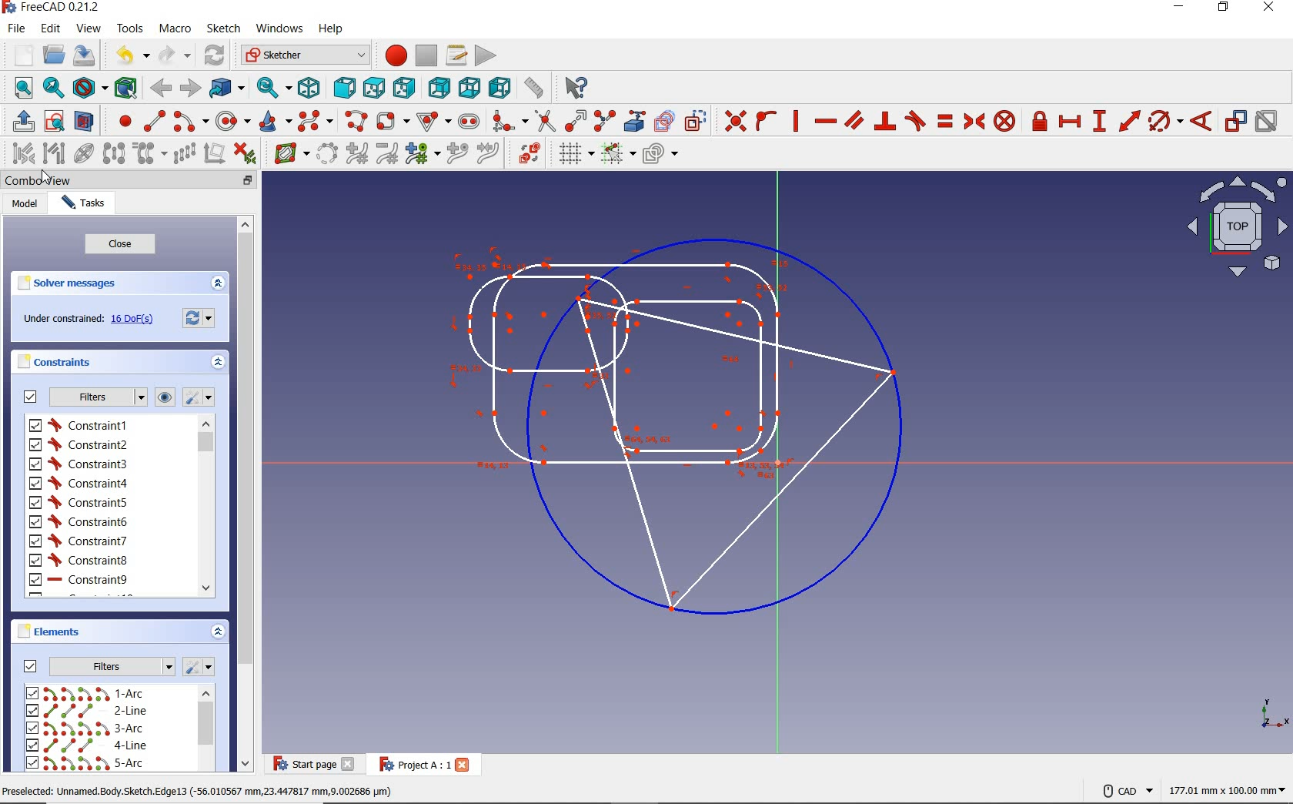  Describe the element at coordinates (190, 121) in the screenshot. I see `create arc` at that location.